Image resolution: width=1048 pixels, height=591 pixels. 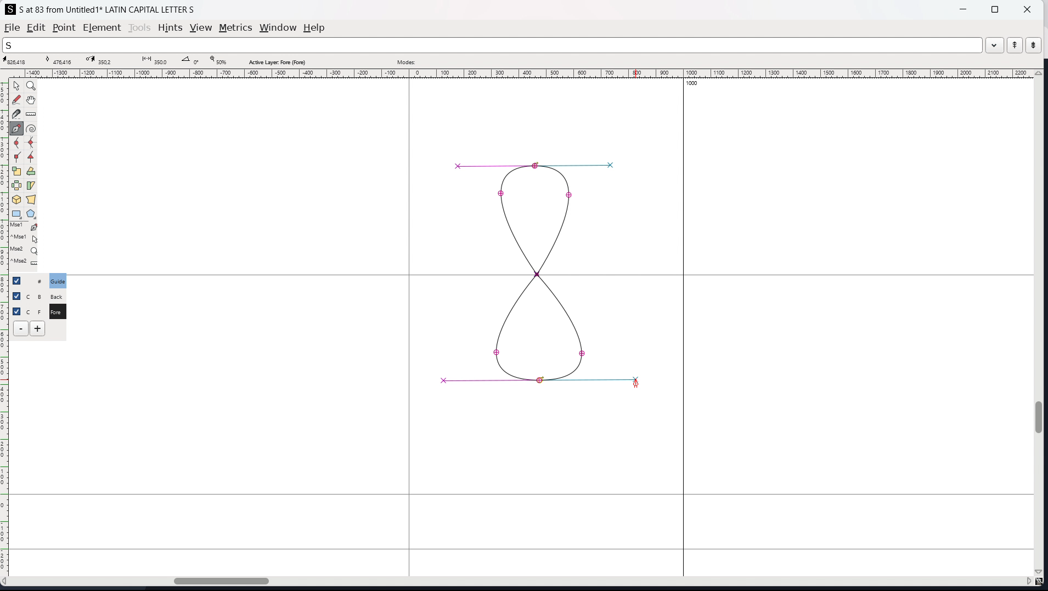 I want to click on maximize, so click(x=995, y=9).